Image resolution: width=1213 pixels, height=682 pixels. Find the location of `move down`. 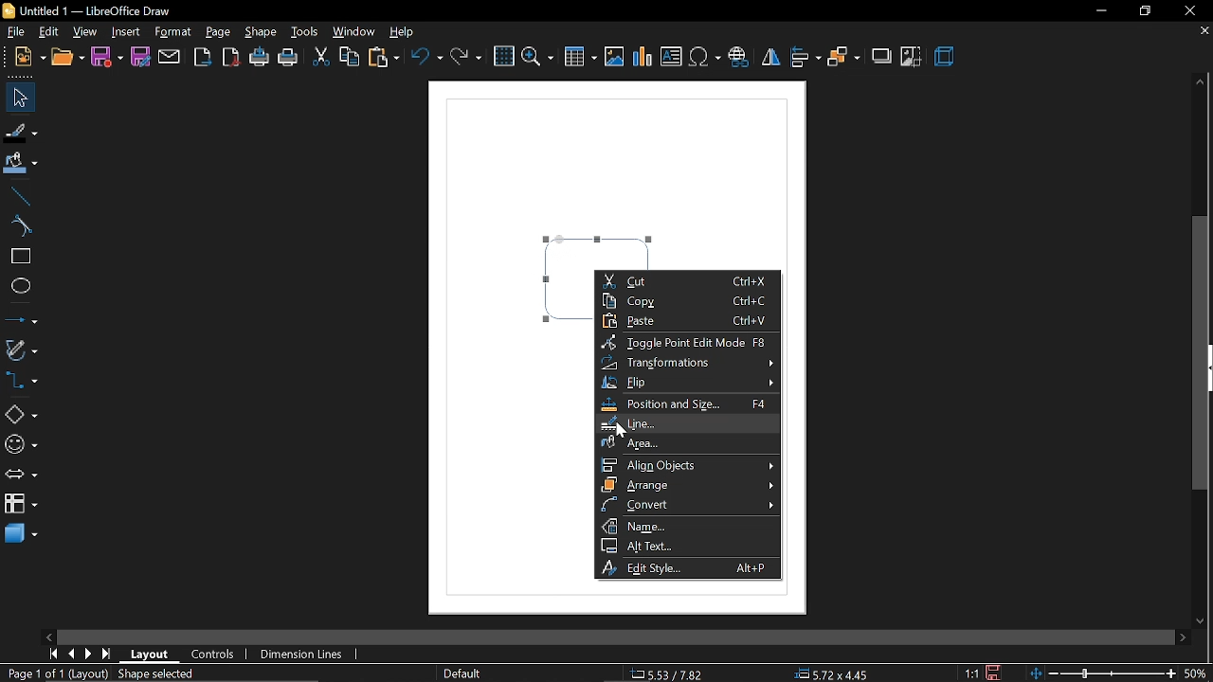

move down is located at coordinates (1204, 622).